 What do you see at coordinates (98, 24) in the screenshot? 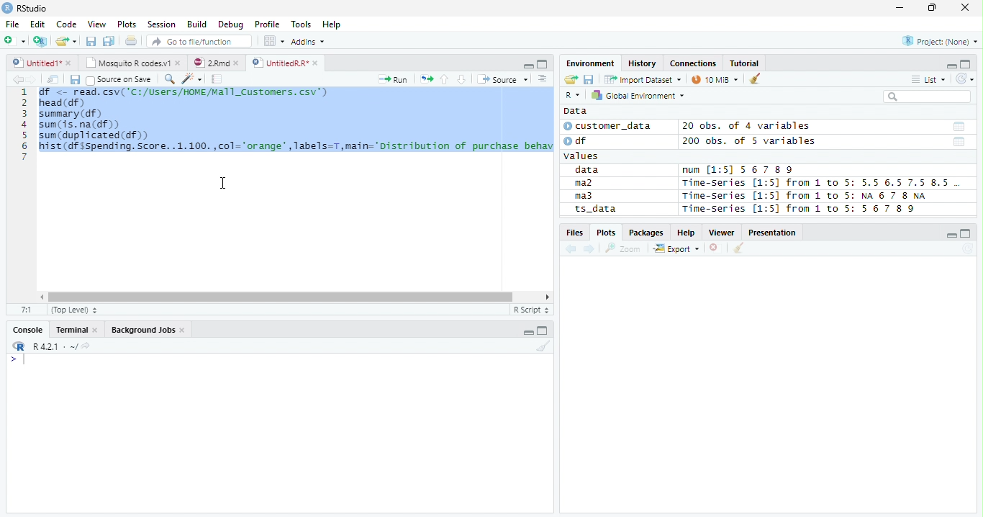
I see `View` at bounding box center [98, 24].